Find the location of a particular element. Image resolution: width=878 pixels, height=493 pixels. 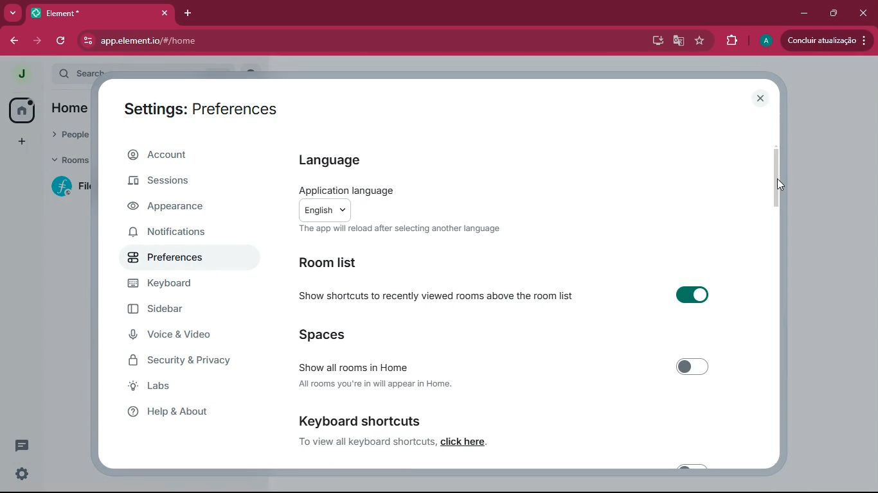

english is located at coordinates (325, 210).